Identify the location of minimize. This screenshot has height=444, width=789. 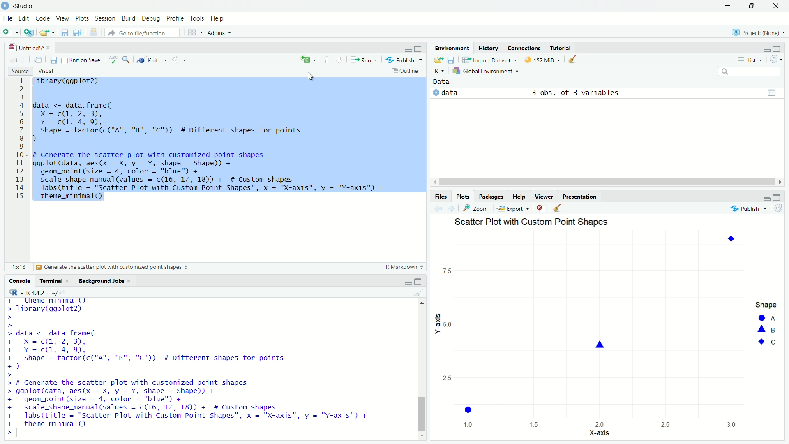
(765, 49).